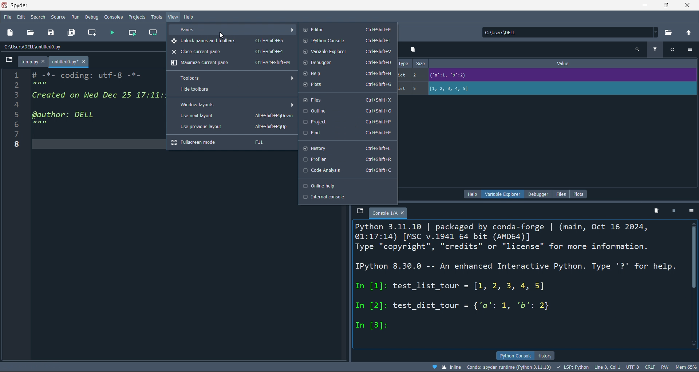 This screenshot has height=372, width=699. I want to click on list, so click(403, 88).